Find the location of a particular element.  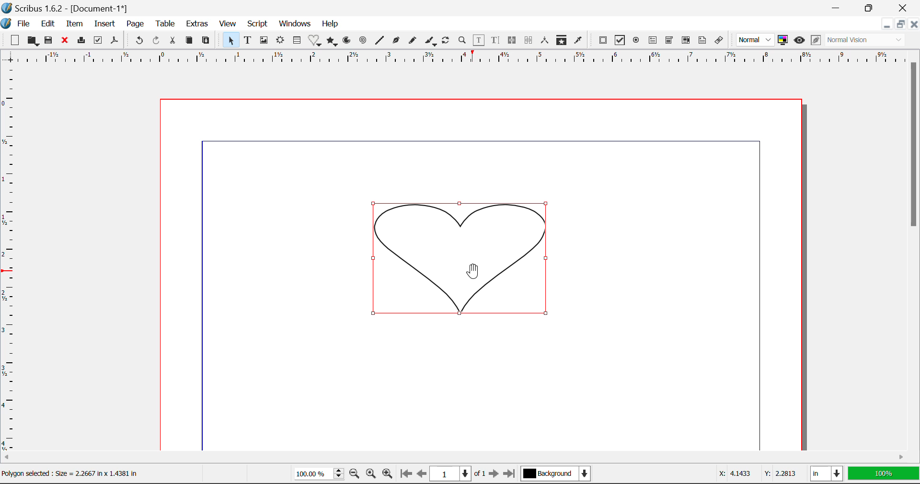

Page is located at coordinates (136, 24).